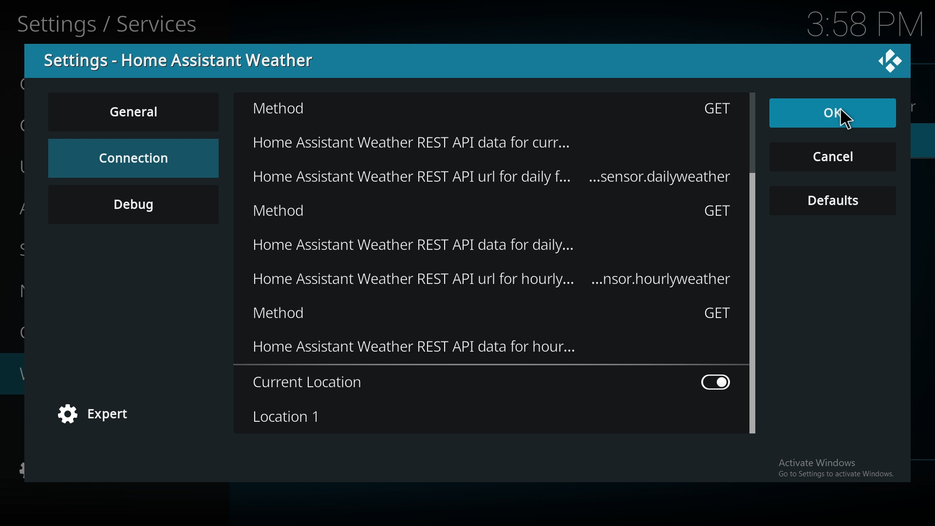 The width and height of the screenshot is (935, 526). I want to click on settings - home assistant weather, so click(185, 60).